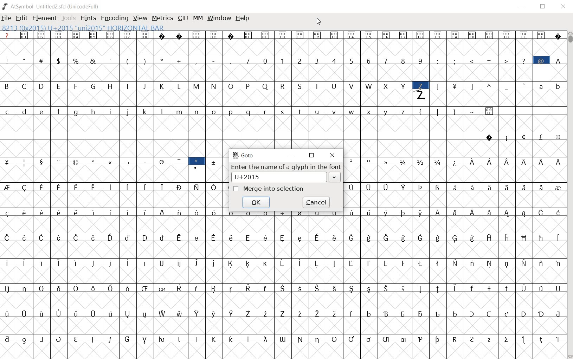 This screenshot has width=573, height=359. What do you see at coordinates (89, 18) in the screenshot?
I see `HINTS` at bounding box center [89, 18].